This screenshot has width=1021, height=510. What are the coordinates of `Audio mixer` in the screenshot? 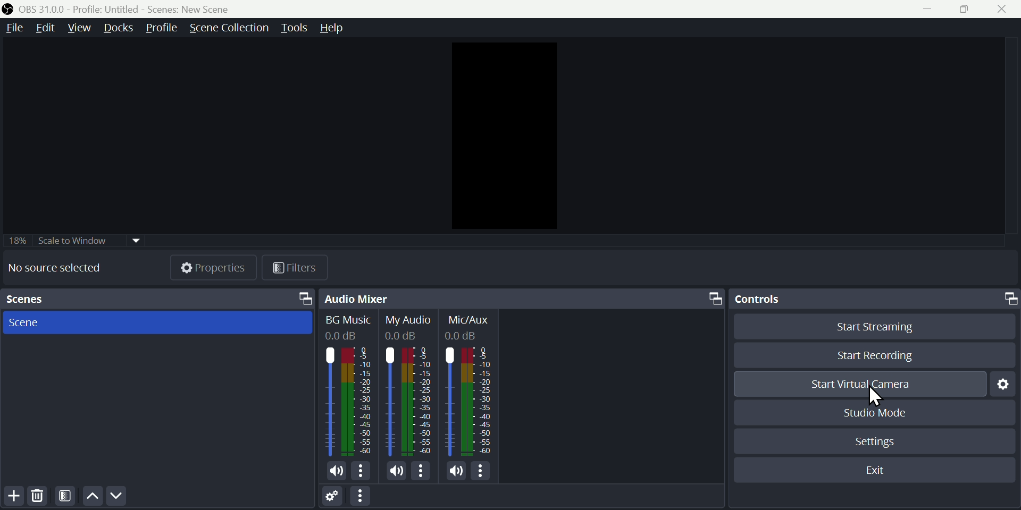 It's located at (522, 297).